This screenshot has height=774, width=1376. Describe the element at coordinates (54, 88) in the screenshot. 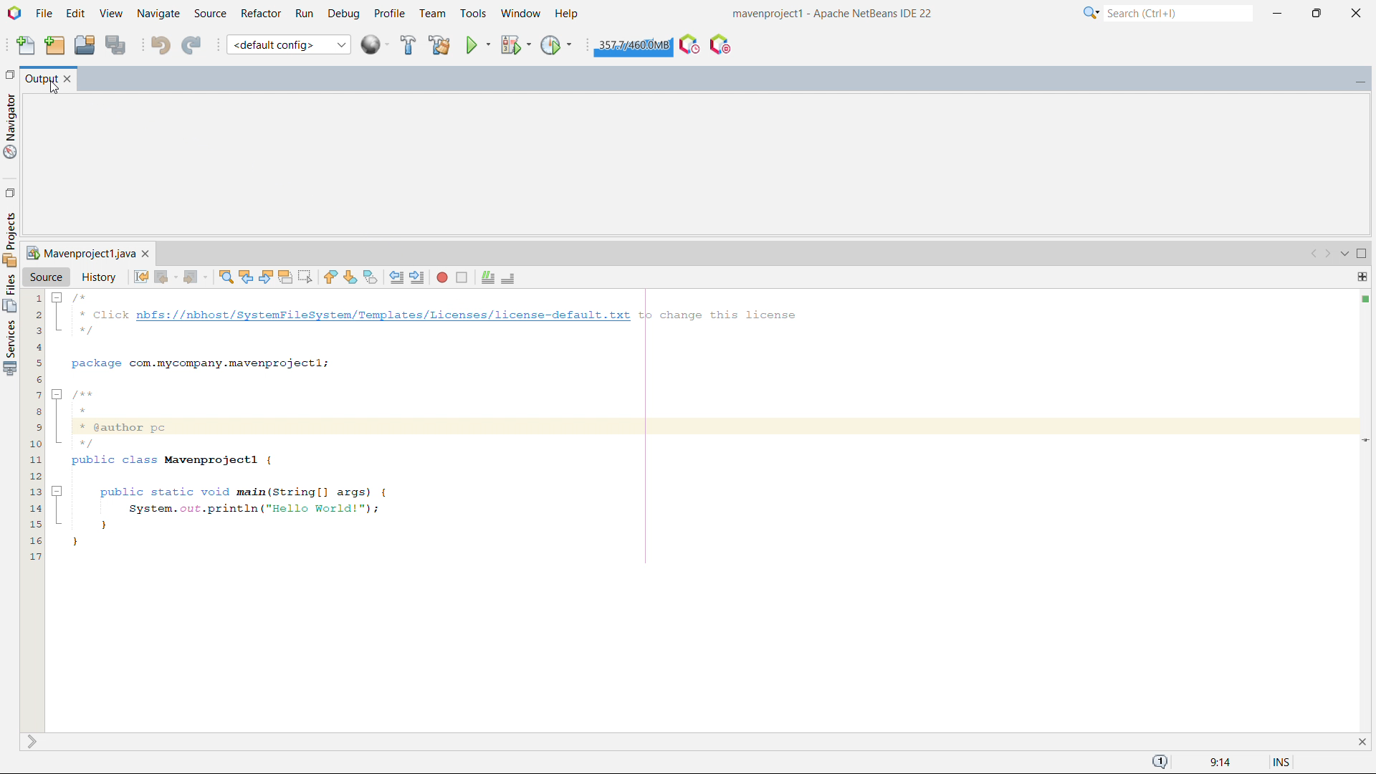

I see `cursor` at that location.